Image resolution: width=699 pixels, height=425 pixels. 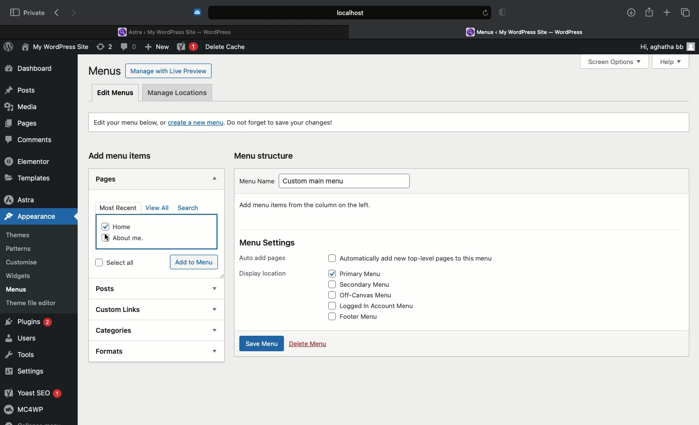 I want to click on Check box, so click(x=329, y=295).